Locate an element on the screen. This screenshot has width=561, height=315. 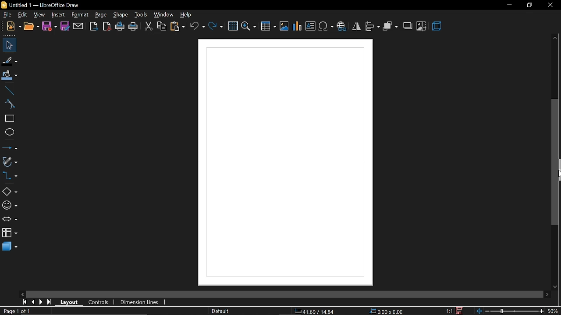
save is located at coordinates (50, 27).